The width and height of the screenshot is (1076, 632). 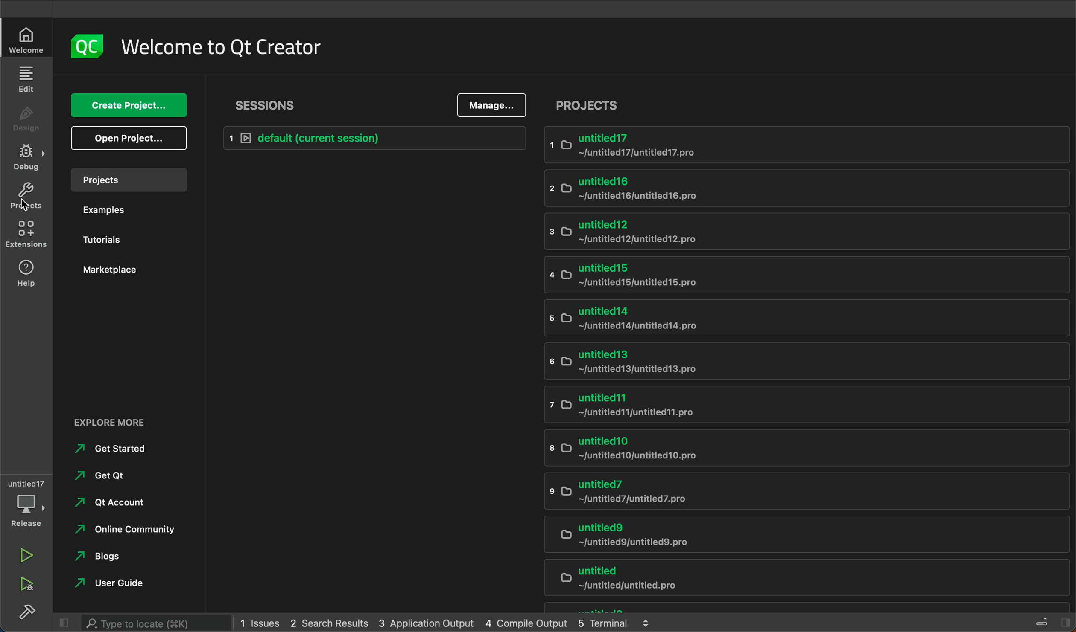 What do you see at coordinates (778, 359) in the screenshot?
I see `untitled13` at bounding box center [778, 359].